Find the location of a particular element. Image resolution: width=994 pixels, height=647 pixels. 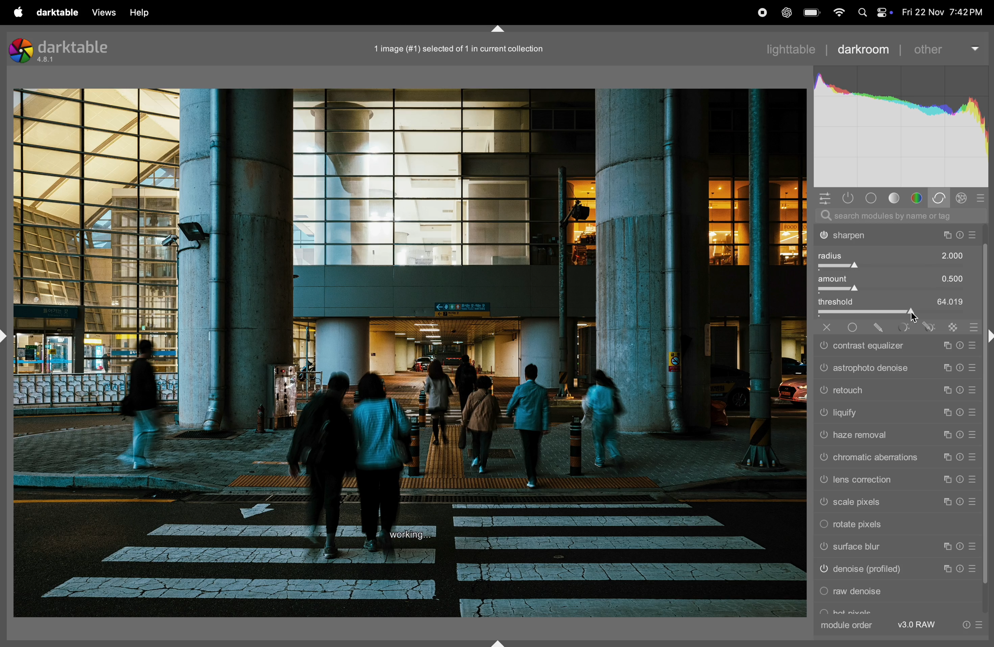

battery is located at coordinates (812, 12).